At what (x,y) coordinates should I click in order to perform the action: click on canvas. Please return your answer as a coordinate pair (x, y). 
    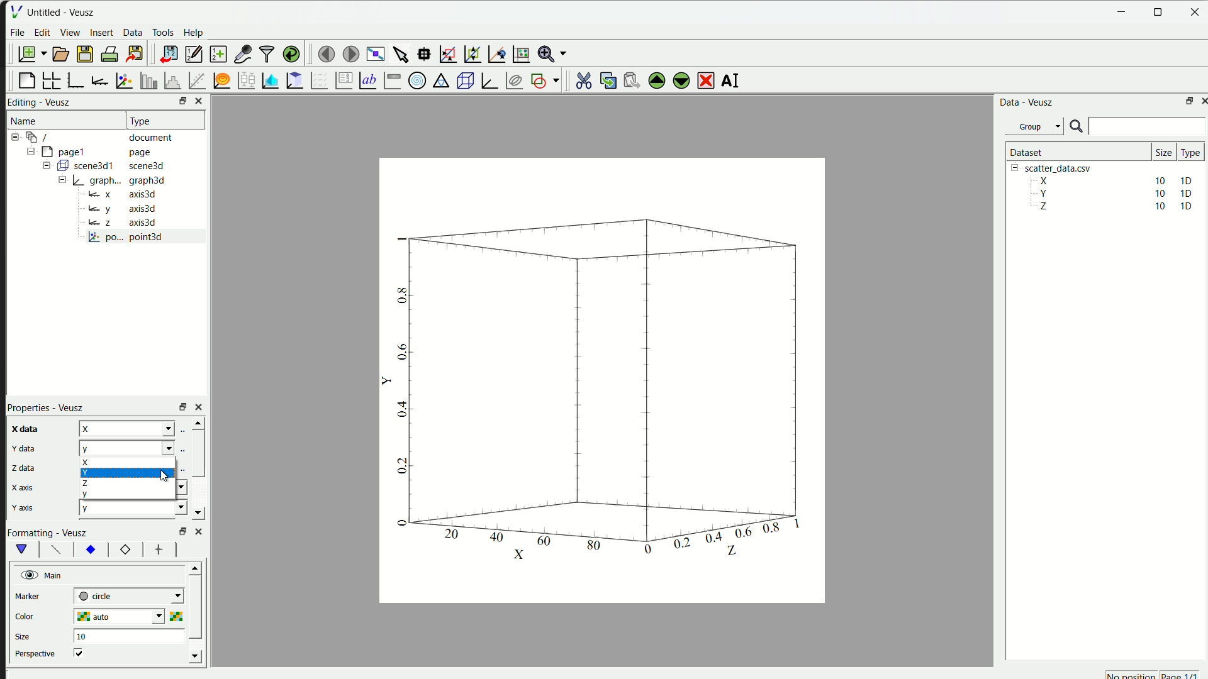
    Looking at the image, I should click on (600, 382).